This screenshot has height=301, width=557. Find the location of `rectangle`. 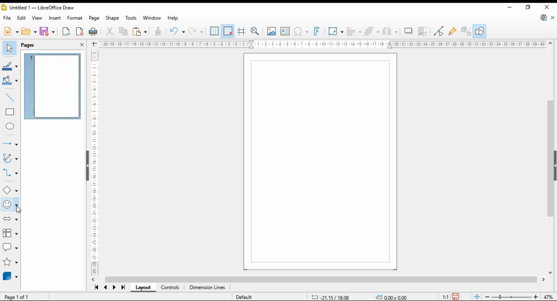

rectangle is located at coordinates (10, 112).